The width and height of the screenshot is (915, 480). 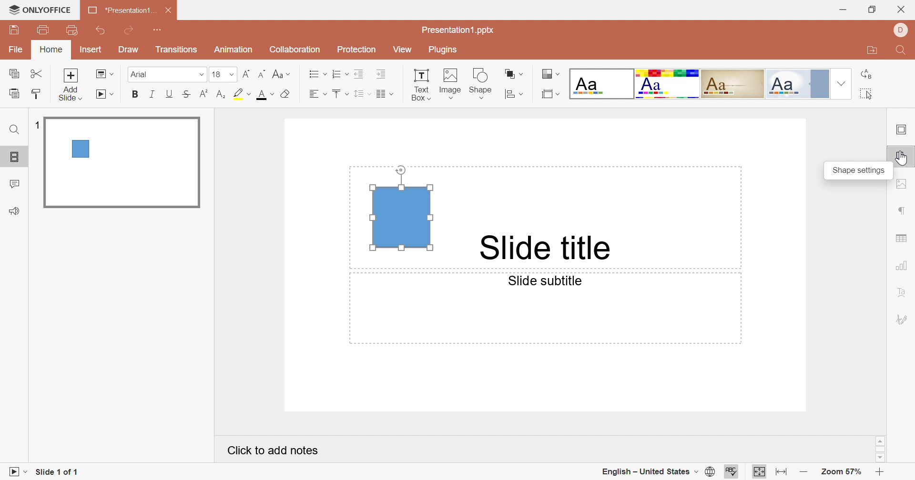 What do you see at coordinates (880, 450) in the screenshot?
I see `Scroll bar` at bounding box center [880, 450].